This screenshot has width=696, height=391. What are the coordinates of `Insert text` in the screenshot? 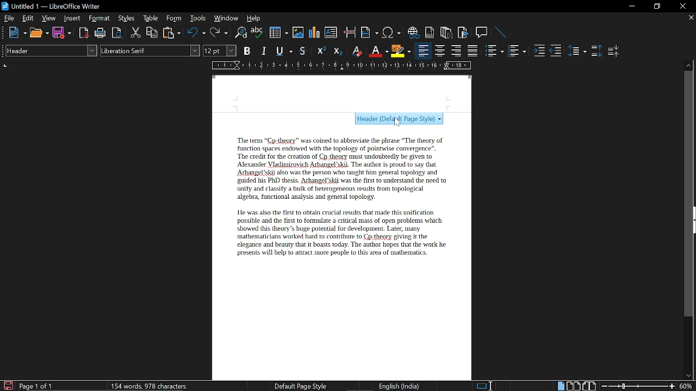 It's located at (331, 32).